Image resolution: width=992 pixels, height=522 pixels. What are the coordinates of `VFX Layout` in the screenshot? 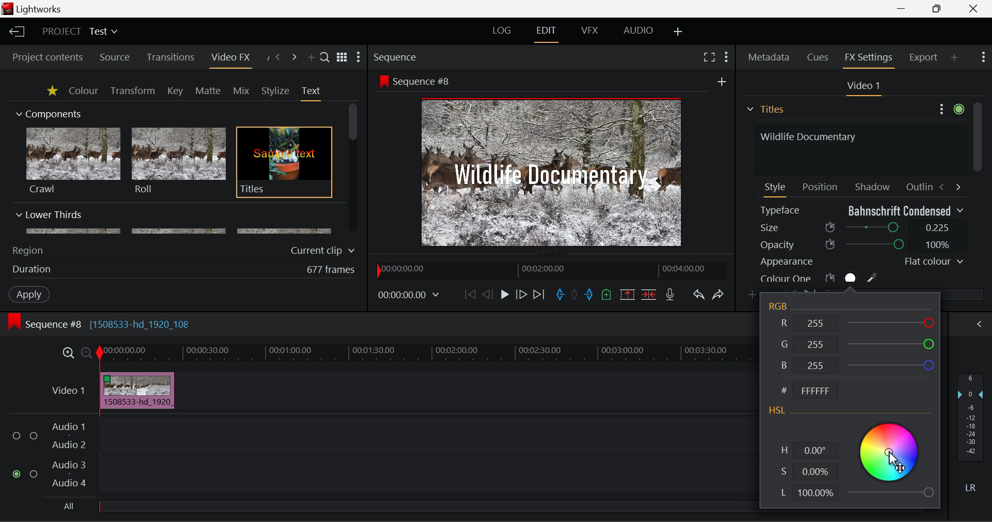 It's located at (589, 30).